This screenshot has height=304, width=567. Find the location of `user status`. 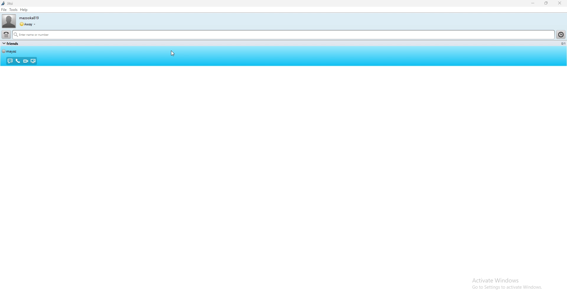

user status is located at coordinates (27, 24).